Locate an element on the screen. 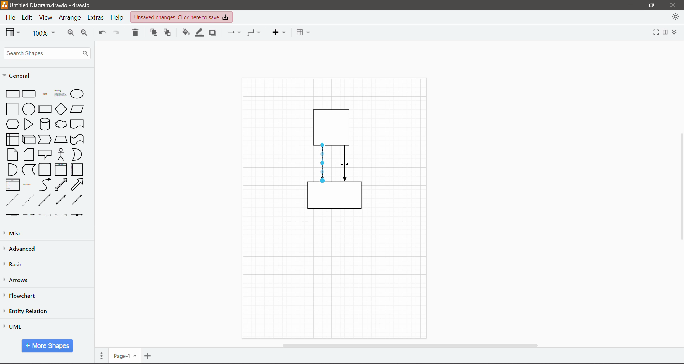 This screenshot has width=684, height=364. Circle is located at coordinates (28, 109).